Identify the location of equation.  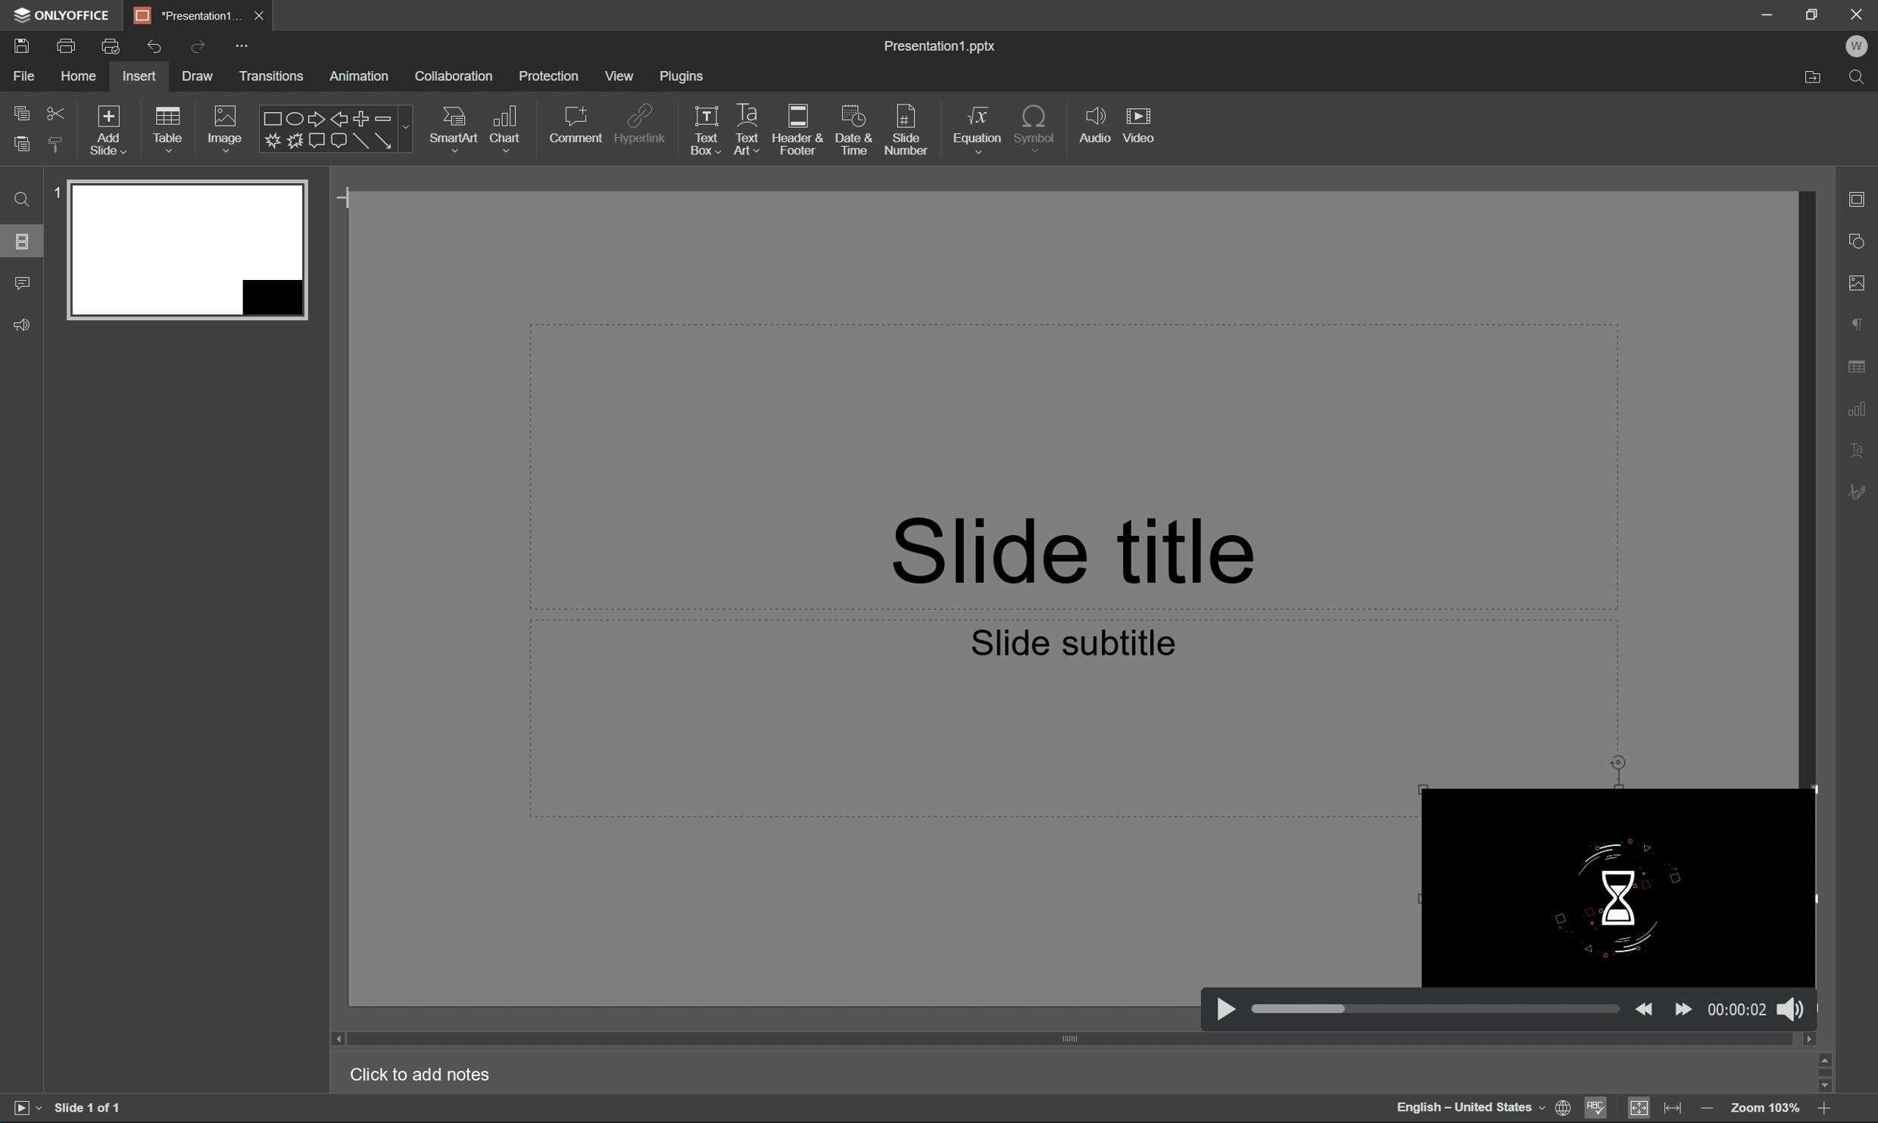
(978, 130).